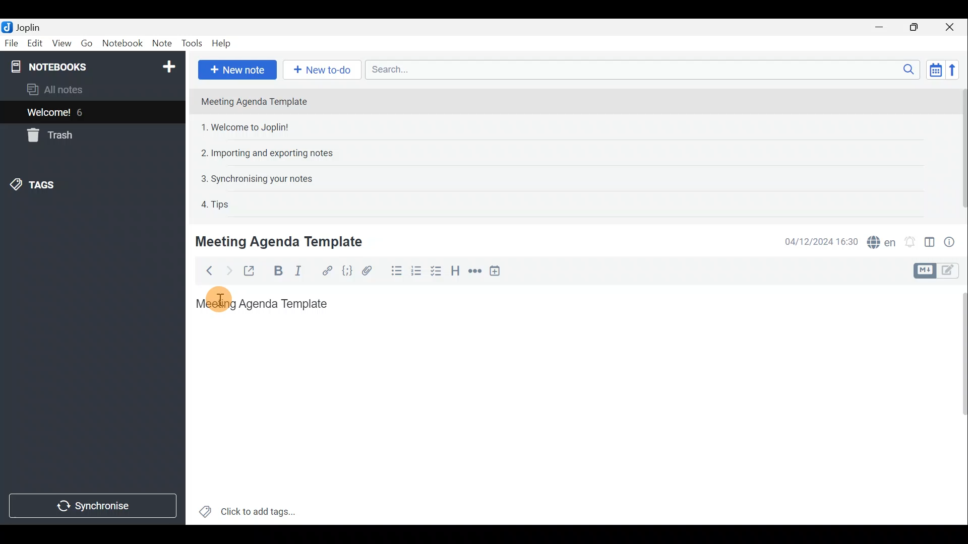 The height and width of the screenshot is (544, 968). I want to click on Back, so click(206, 273).